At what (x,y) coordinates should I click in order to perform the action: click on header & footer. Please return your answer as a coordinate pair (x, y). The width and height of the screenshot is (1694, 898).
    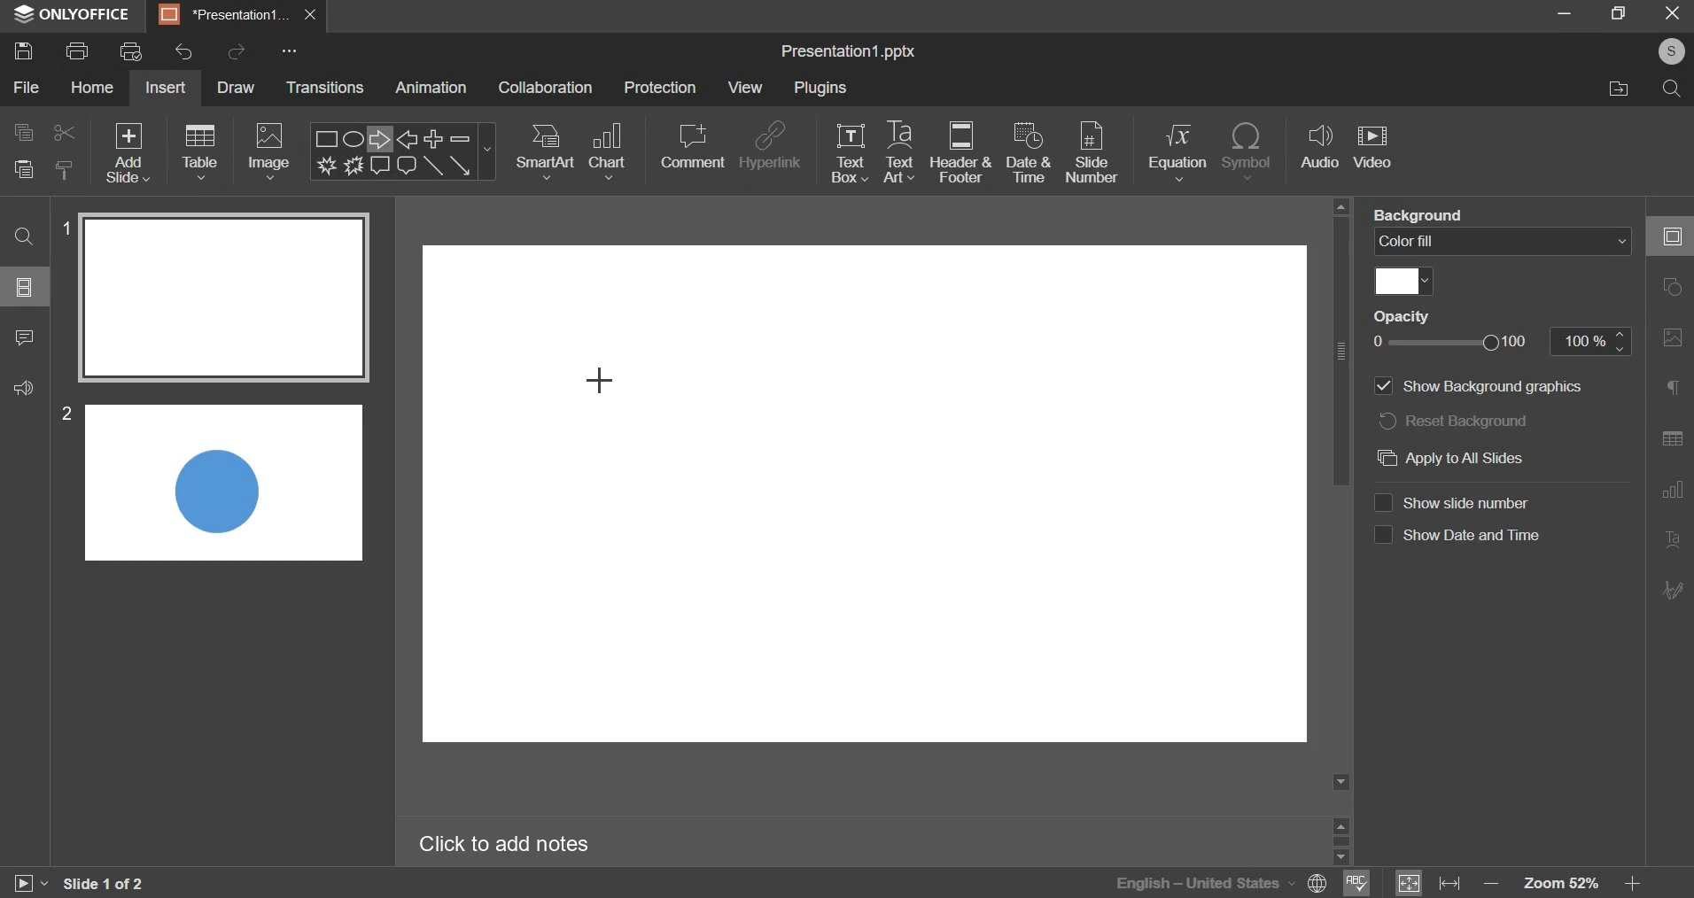
    Looking at the image, I should click on (960, 151).